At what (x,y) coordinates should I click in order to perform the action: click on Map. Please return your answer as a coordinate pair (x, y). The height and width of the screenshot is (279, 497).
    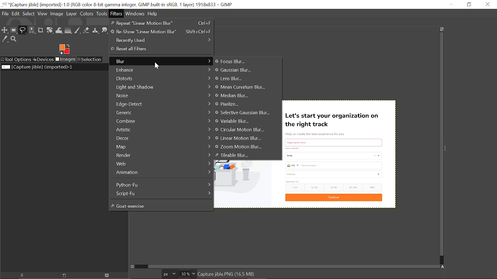
    Looking at the image, I should click on (160, 146).